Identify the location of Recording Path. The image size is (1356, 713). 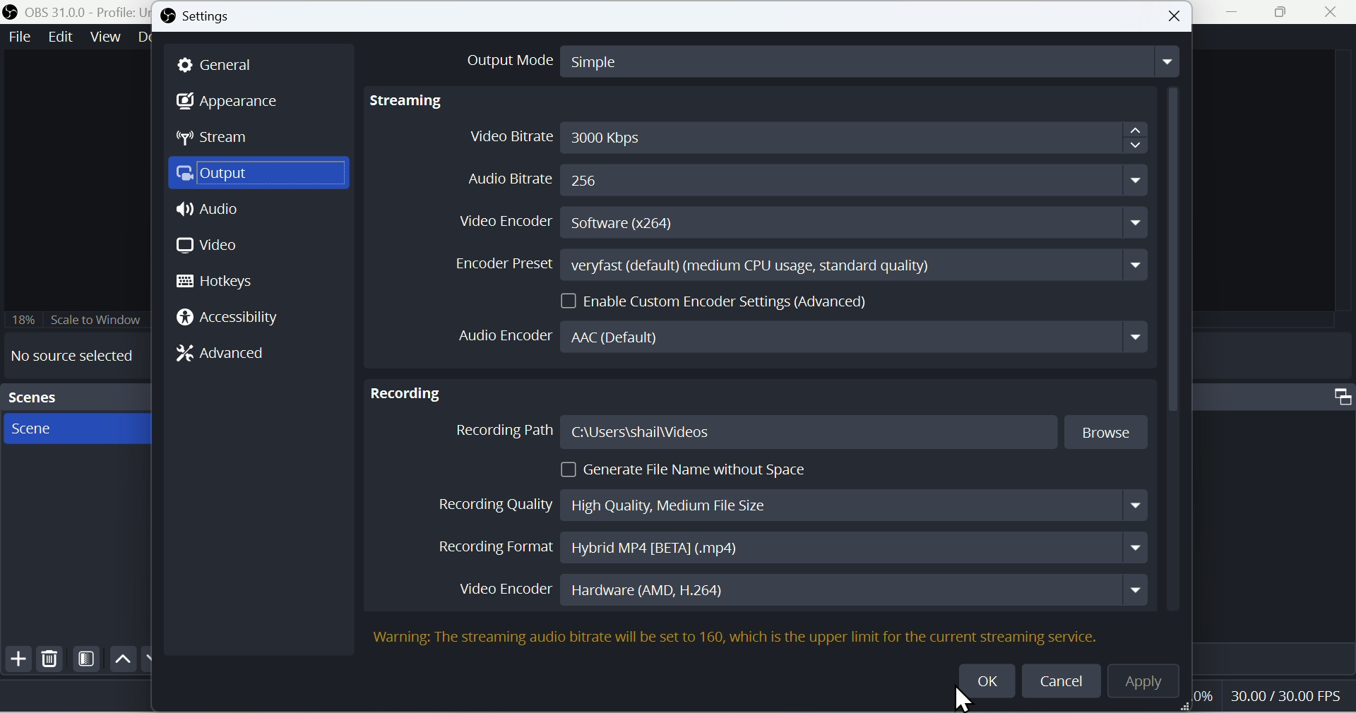
(802, 433).